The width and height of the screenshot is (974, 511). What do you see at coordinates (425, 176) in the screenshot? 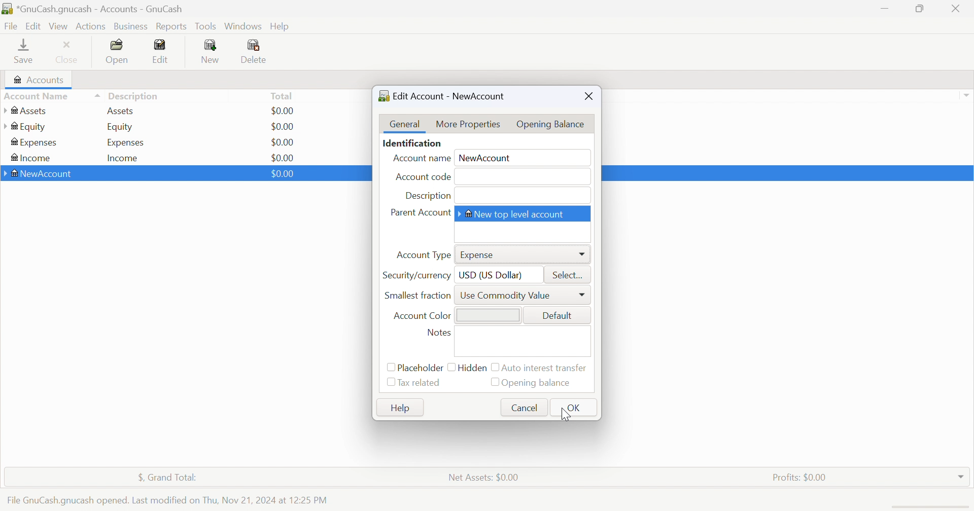
I see `Account code` at bounding box center [425, 176].